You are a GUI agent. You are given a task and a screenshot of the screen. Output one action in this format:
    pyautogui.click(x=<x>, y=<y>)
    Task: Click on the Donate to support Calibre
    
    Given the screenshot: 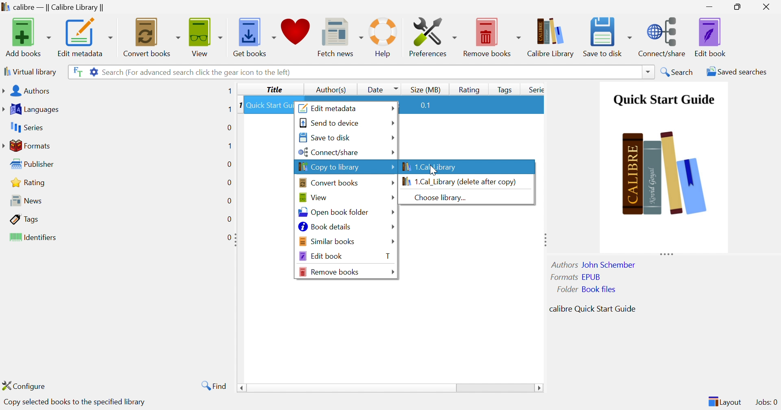 What is the action you would take?
    pyautogui.click(x=296, y=34)
    